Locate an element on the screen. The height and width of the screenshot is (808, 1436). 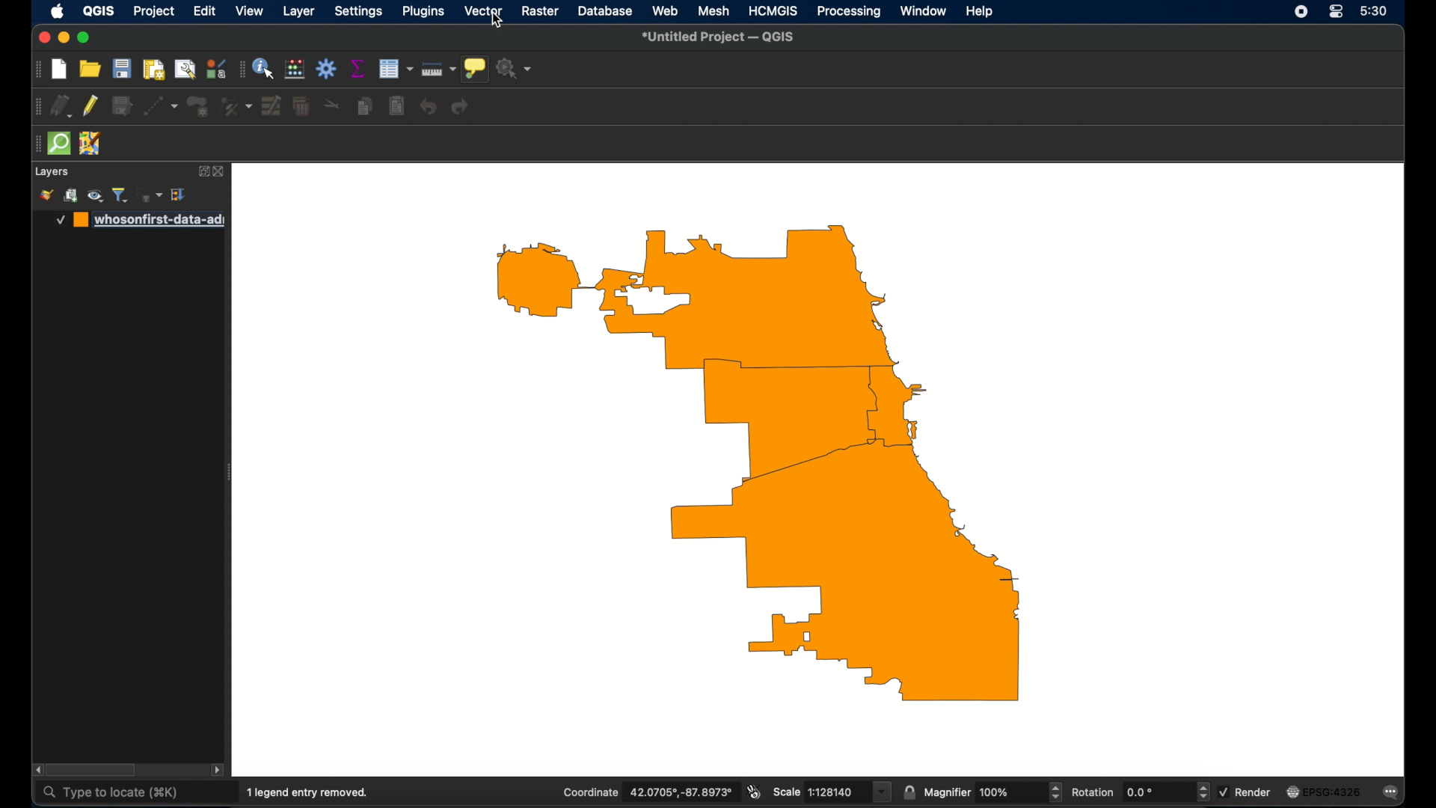
current crs is located at coordinates (1323, 792).